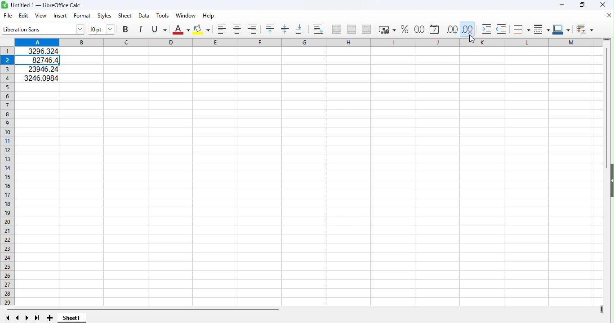 The width and height of the screenshot is (614, 323). I want to click on Help, so click(209, 16).